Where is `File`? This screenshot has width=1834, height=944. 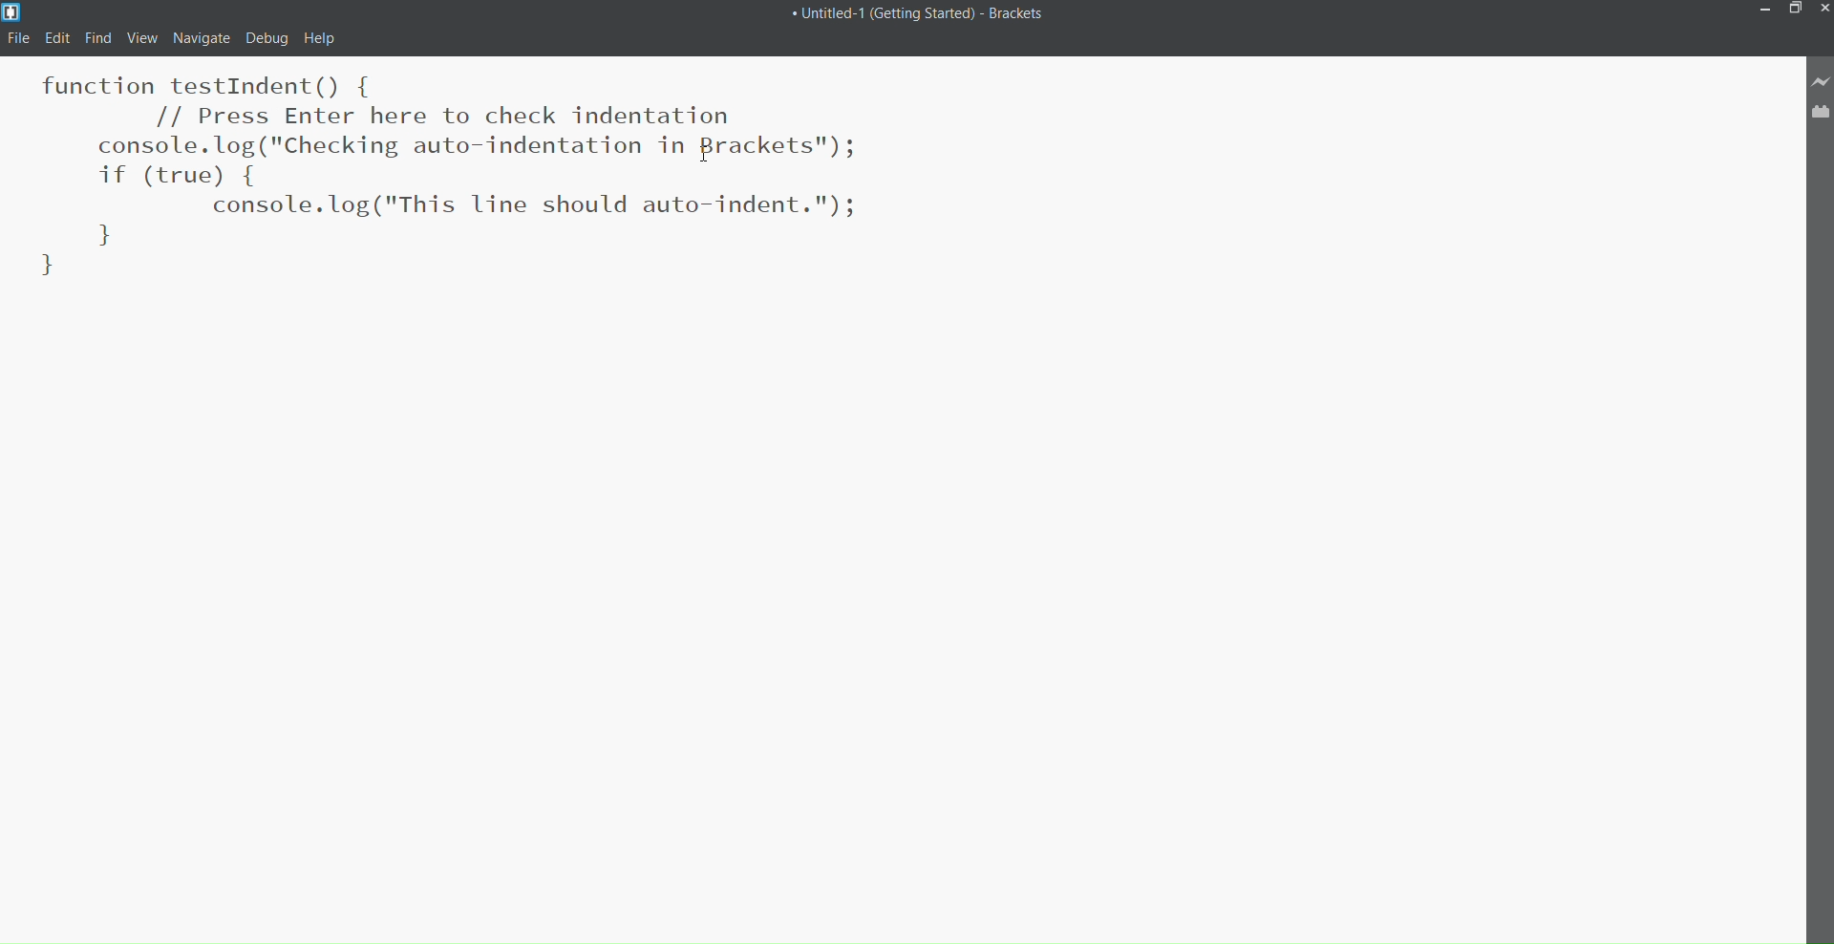 File is located at coordinates (20, 39).